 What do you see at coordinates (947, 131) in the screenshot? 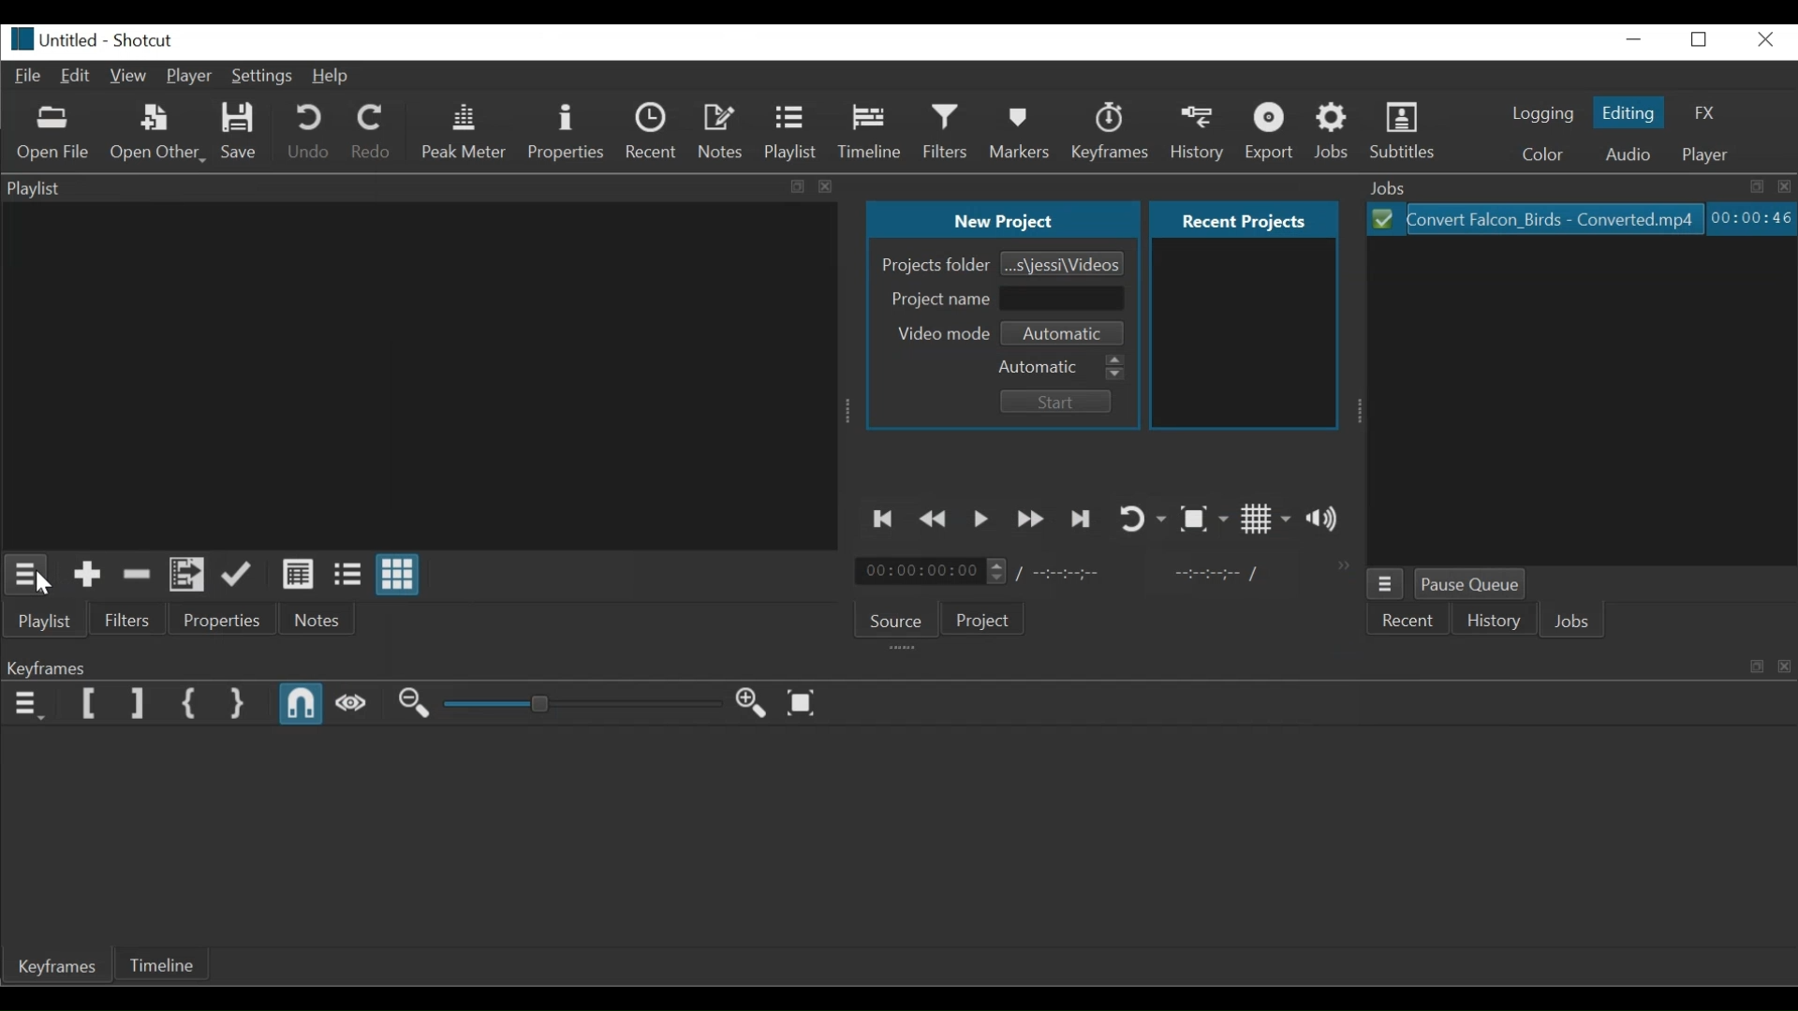
I see `Filters` at bounding box center [947, 131].